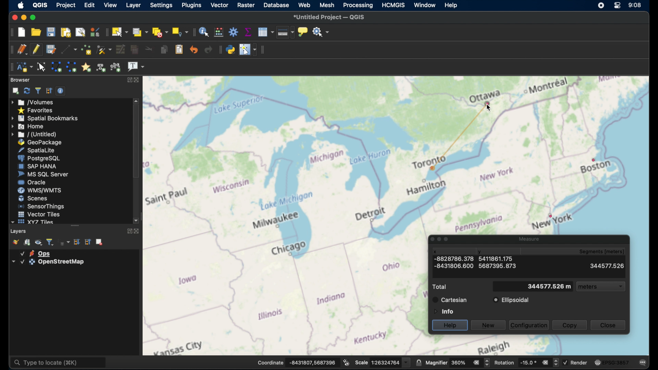 Image resolution: width=658 pixels, height=370 pixels. I want to click on maximize, so click(33, 17).